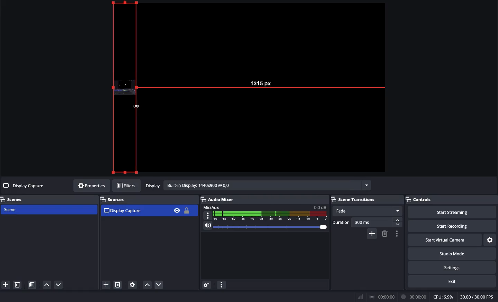  Describe the element at coordinates (127, 186) in the screenshot. I see `Filters` at that location.